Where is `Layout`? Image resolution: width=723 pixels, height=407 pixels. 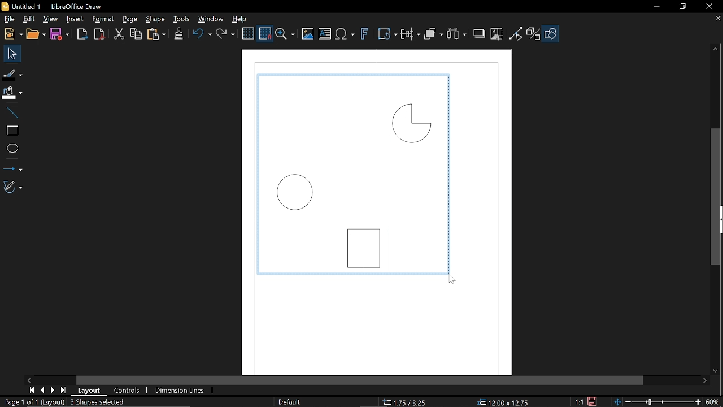 Layout is located at coordinates (89, 391).